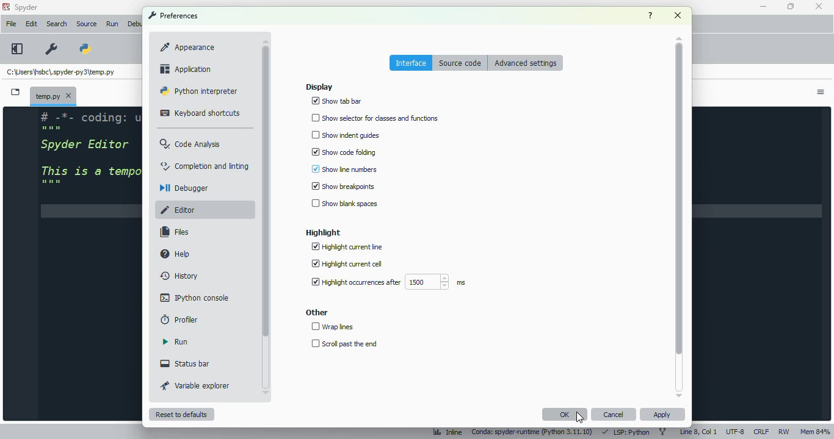 This screenshot has height=439, width=834. Describe the element at coordinates (184, 210) in the screenshot. I see `editor` at that location.